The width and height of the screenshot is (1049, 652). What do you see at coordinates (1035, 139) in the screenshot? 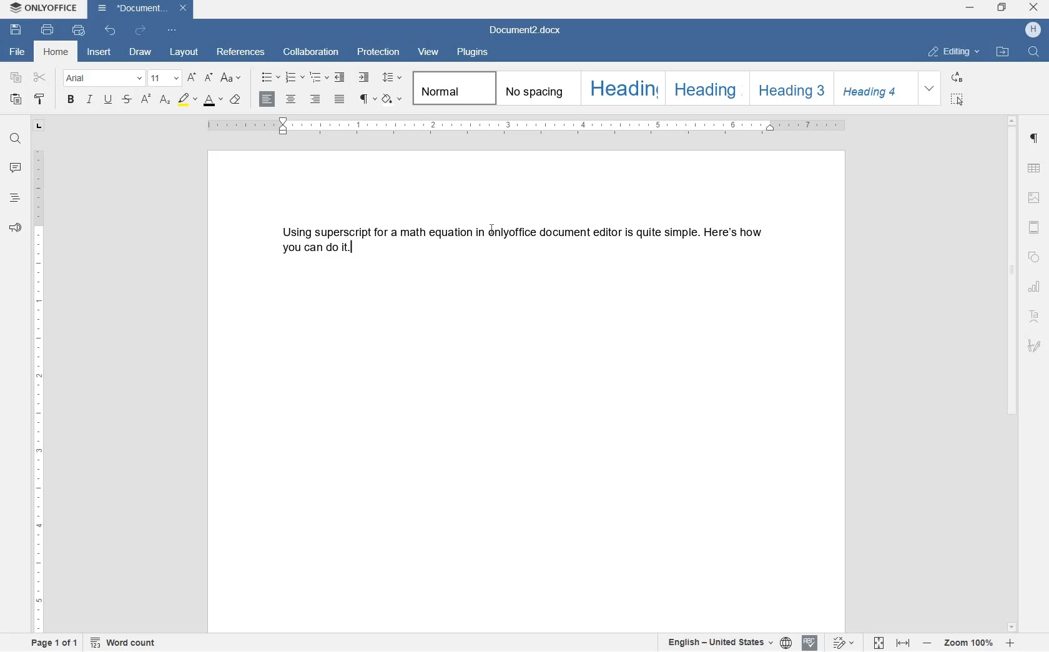
I see `paragraph settings` at bounding box center [1035, 139].